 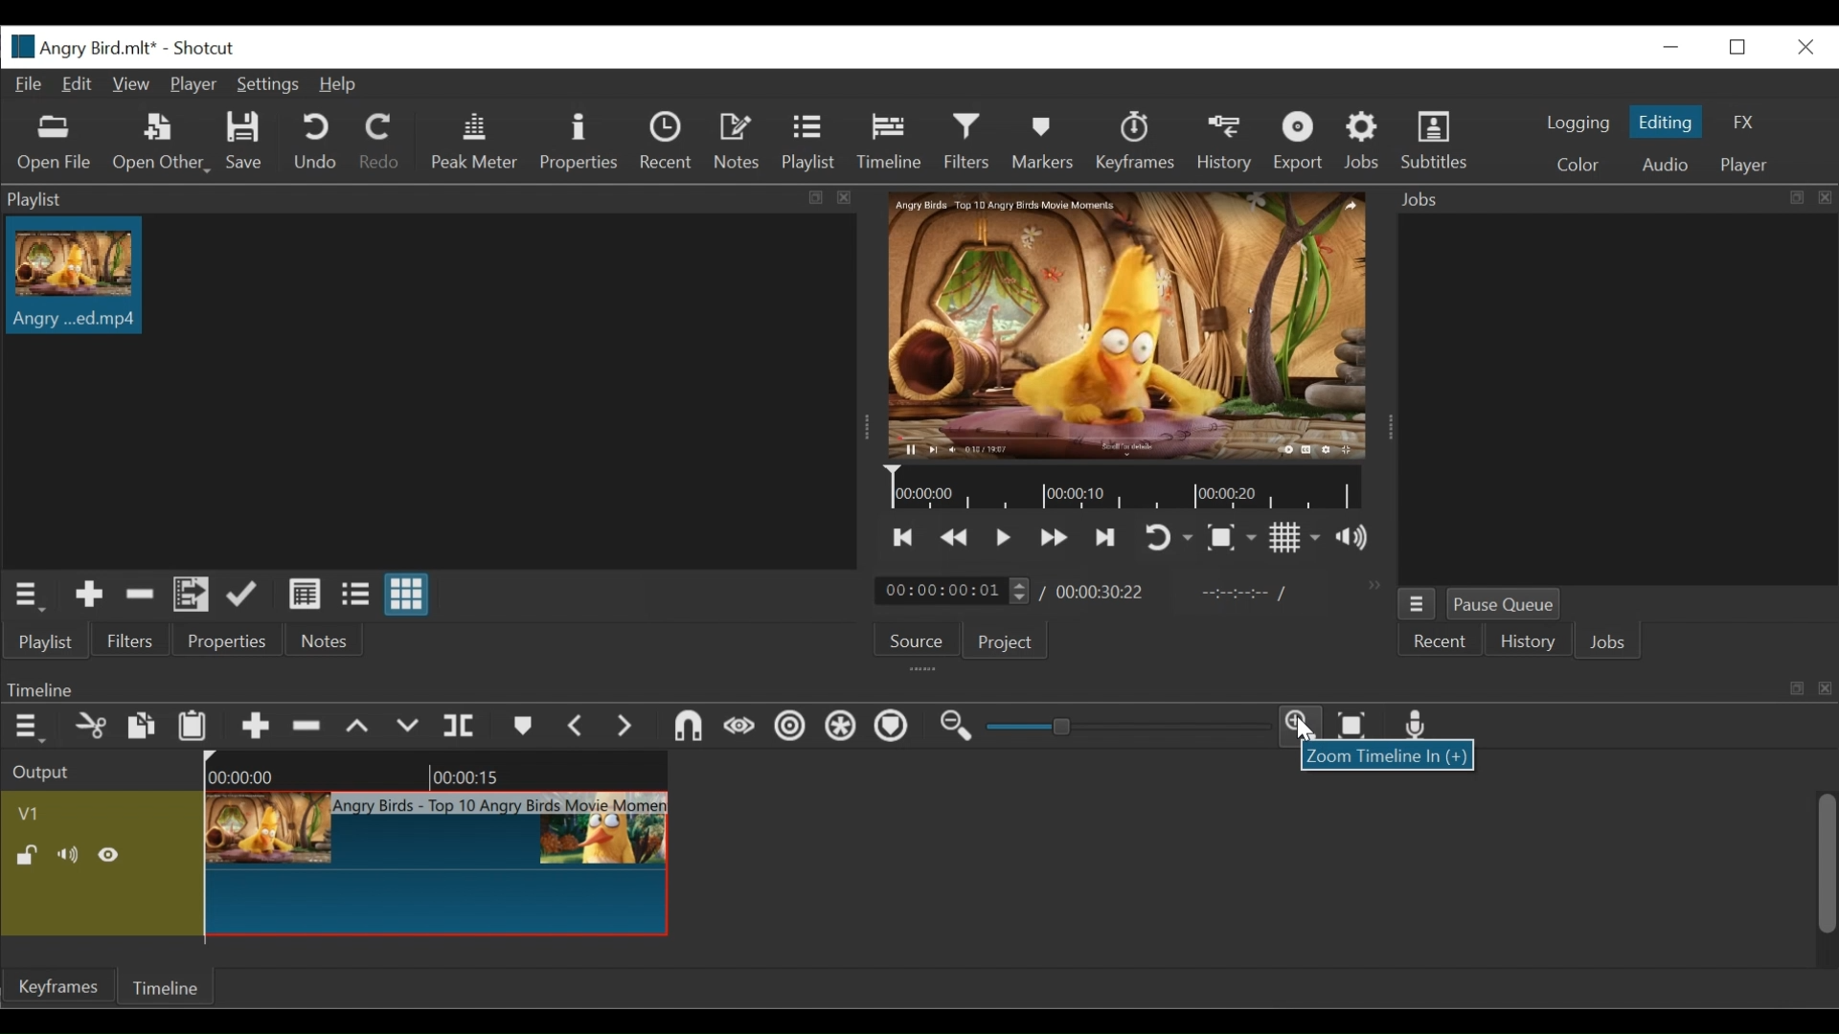 I want to click on Timeline, so click(x=892, y=143).